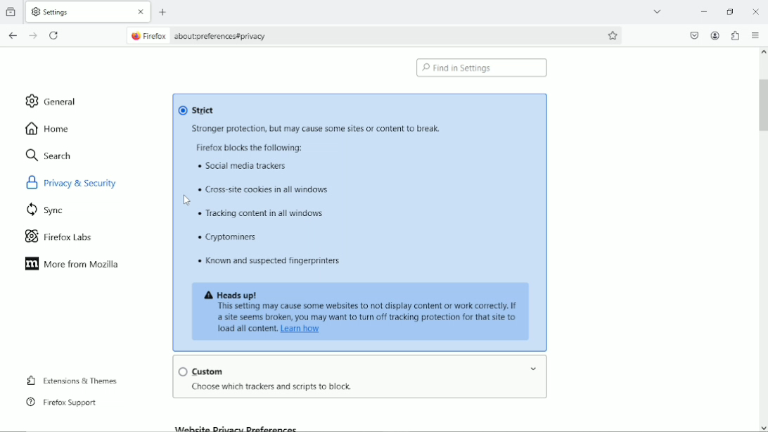 The image size is (768, 432). What do you see at coordinates (756, 11) in the screenshot?
I see `Close` at bounding box center [756, 11].